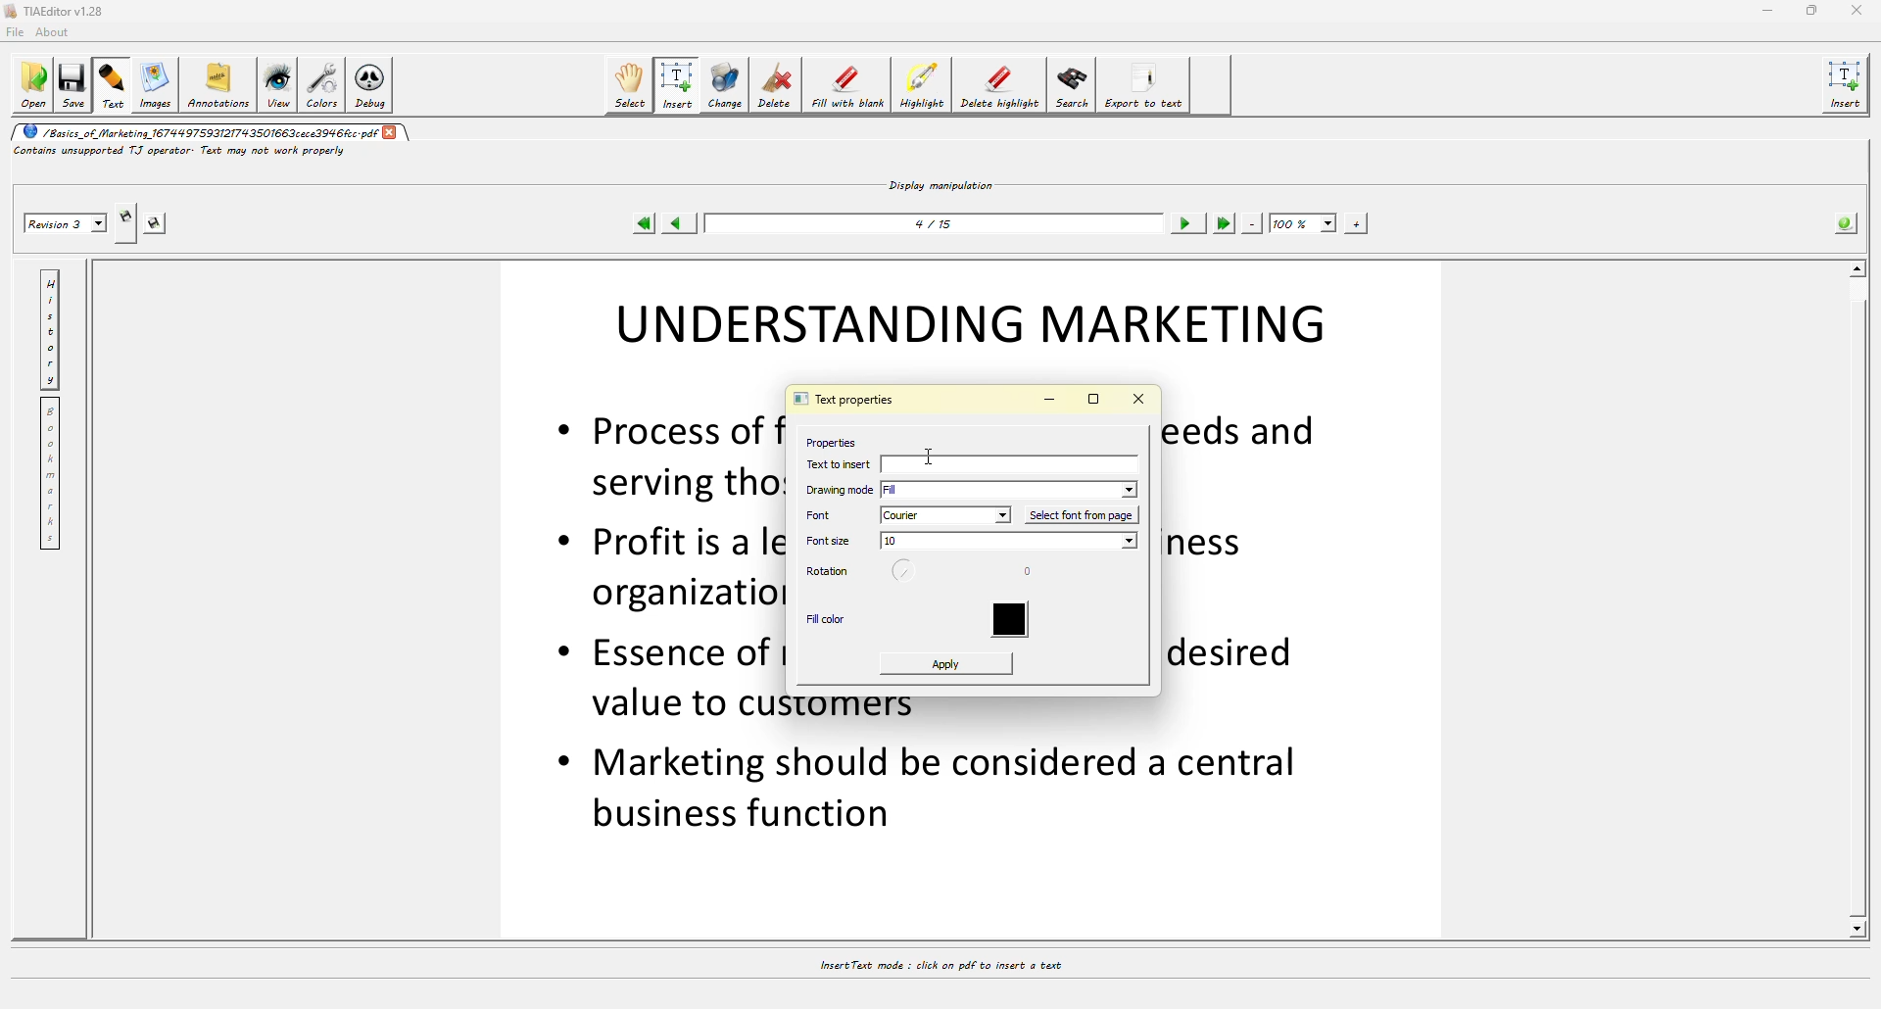  Describe the element at coordinates (1355, 222) in the screenshot. I see `zoom in` at that location.